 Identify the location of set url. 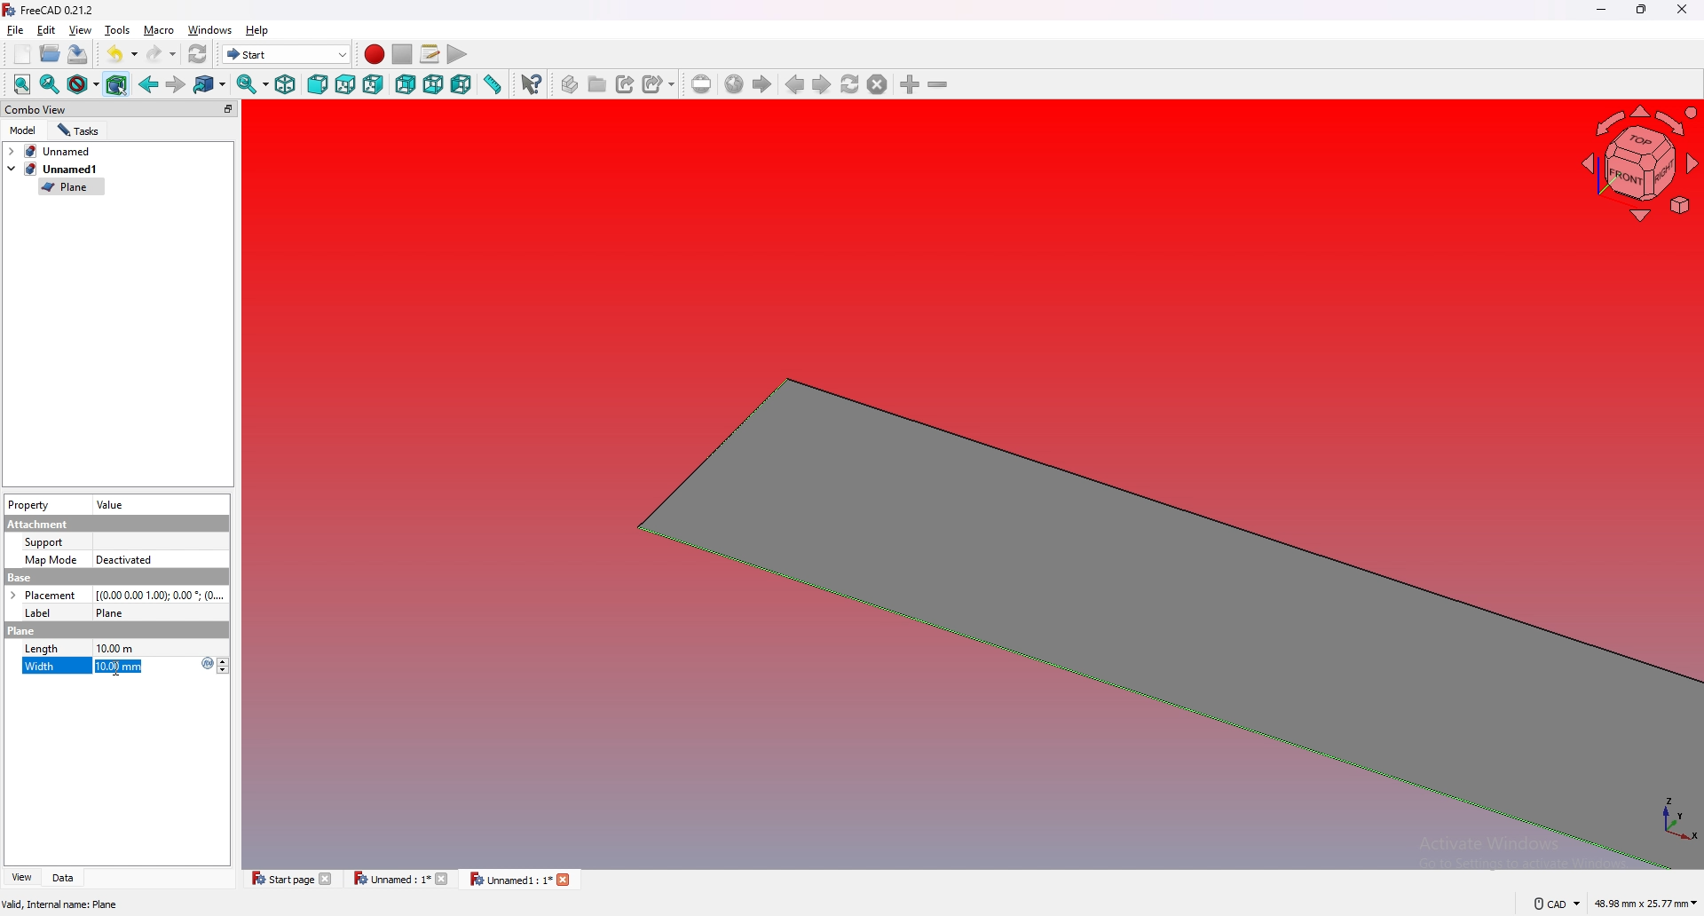
(702, 84).